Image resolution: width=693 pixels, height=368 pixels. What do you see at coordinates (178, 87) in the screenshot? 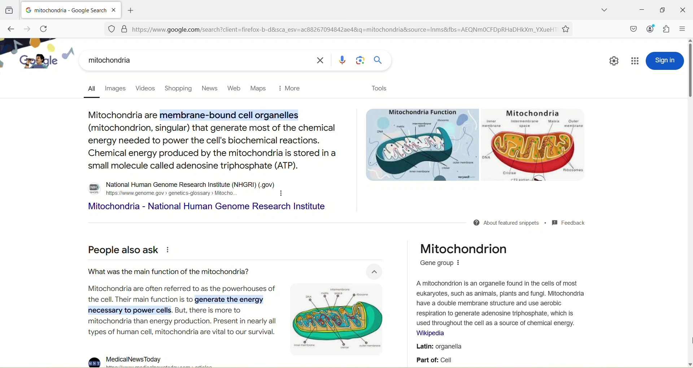
I see `shopping` at bounding box center [178, 87].